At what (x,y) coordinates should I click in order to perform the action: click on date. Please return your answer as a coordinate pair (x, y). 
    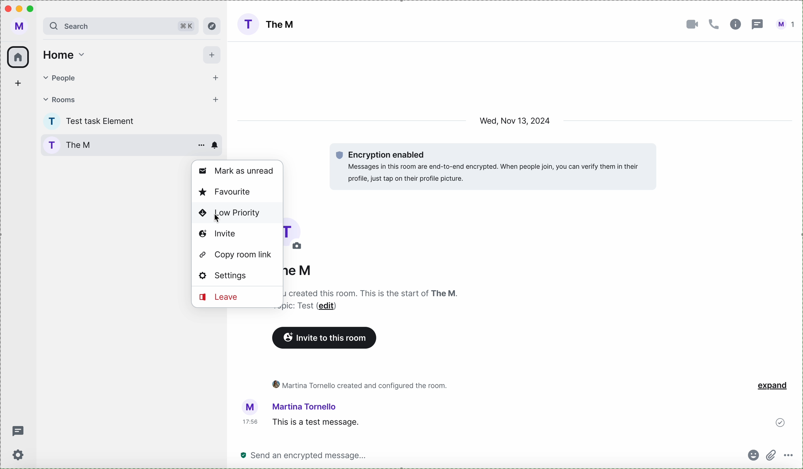
    Looking at the image, I should click on (516, 120).